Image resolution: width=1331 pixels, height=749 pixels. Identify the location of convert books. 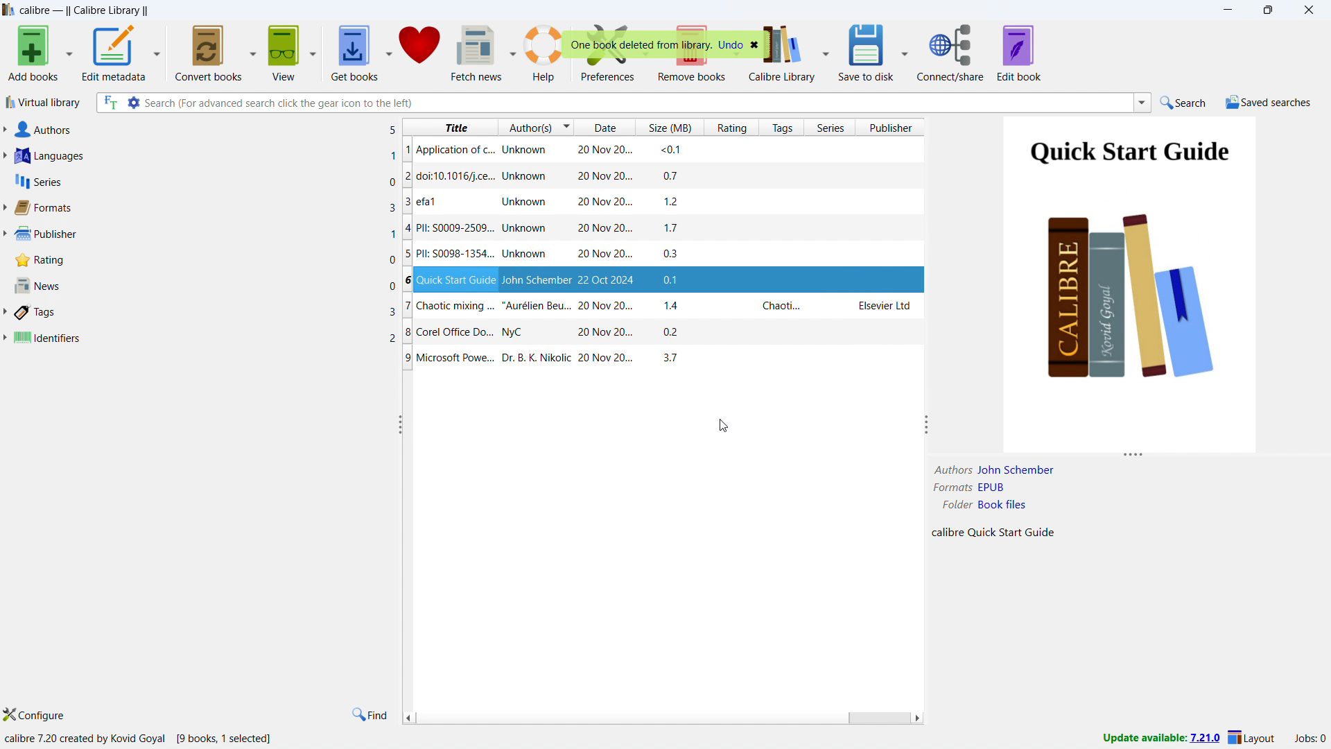
(210, 51).